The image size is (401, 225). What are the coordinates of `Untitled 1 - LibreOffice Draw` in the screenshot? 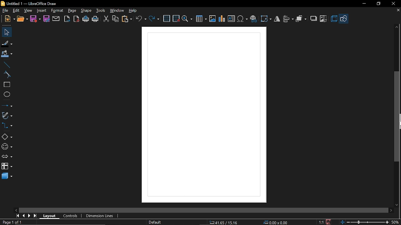 It's located at (30, 3).